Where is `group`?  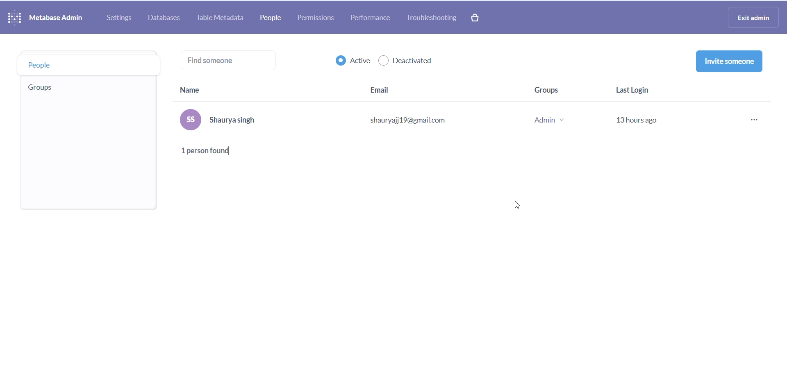
group is located at coordinates (556, 123).